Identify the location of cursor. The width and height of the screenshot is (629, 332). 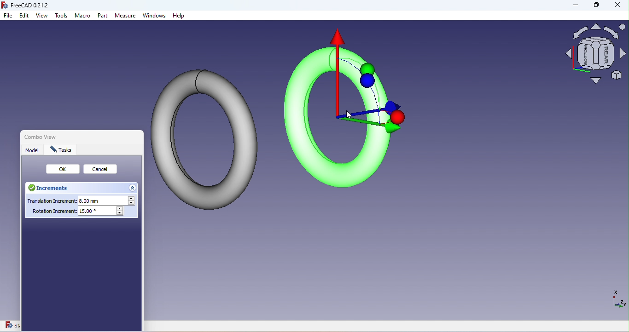
(350, 116).